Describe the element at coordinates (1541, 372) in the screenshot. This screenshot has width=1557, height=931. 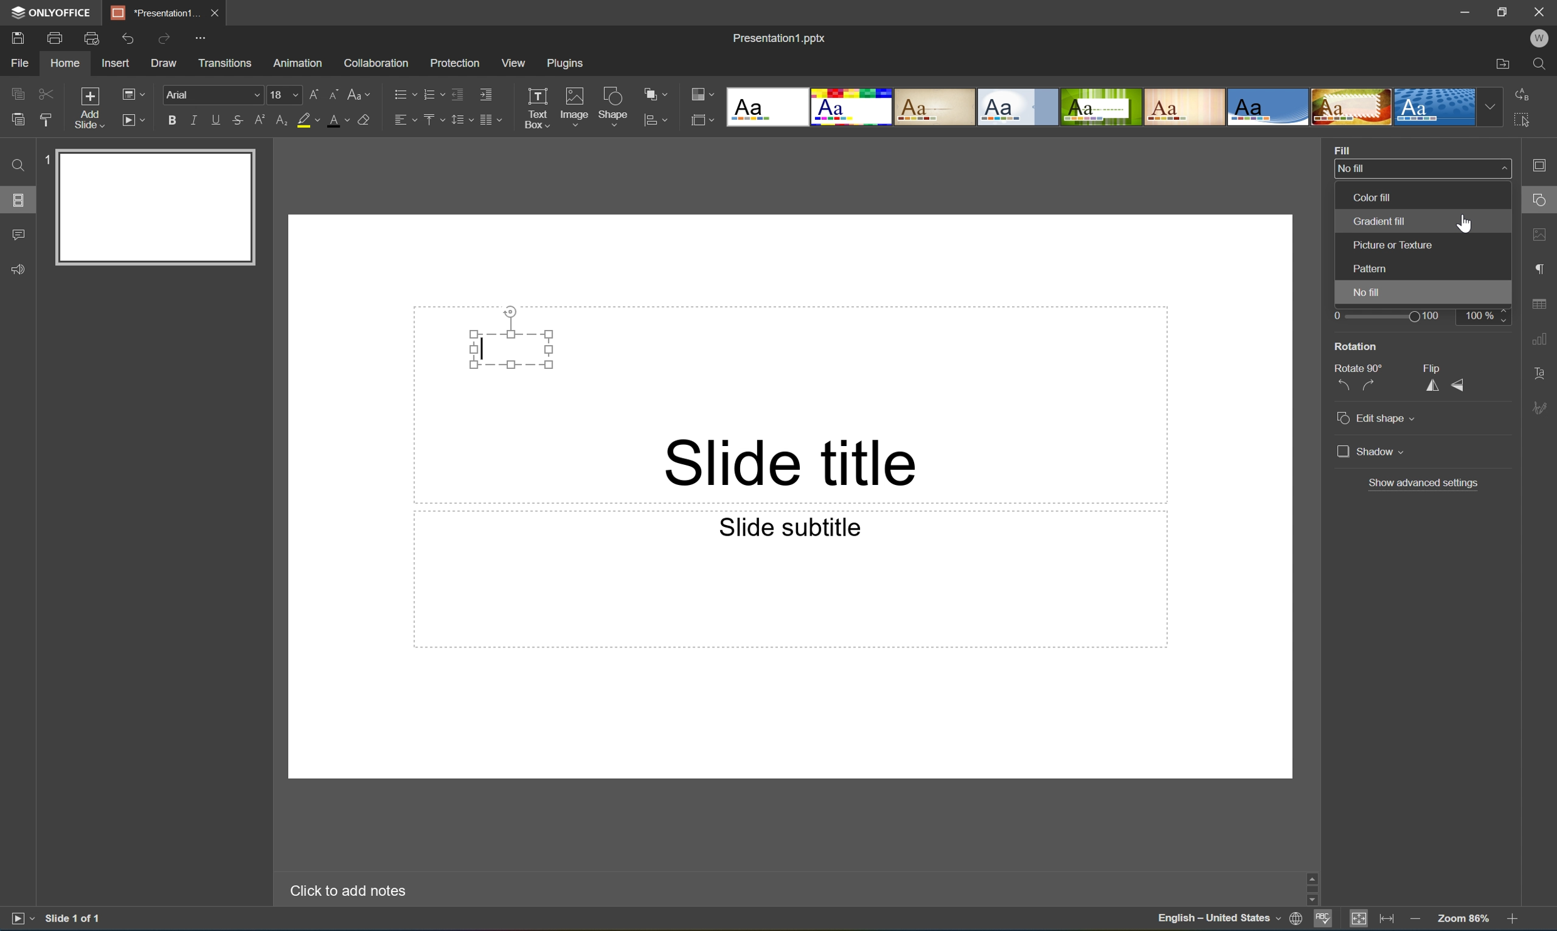
I see `Text Art settings` at that location.